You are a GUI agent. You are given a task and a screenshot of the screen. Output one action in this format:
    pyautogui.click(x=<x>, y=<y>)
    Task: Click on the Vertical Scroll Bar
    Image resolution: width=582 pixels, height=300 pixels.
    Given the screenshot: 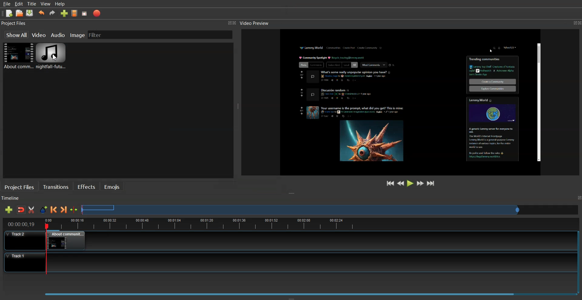 What is the action you would take?
    pyautogui.click(x=578, y=259)
    